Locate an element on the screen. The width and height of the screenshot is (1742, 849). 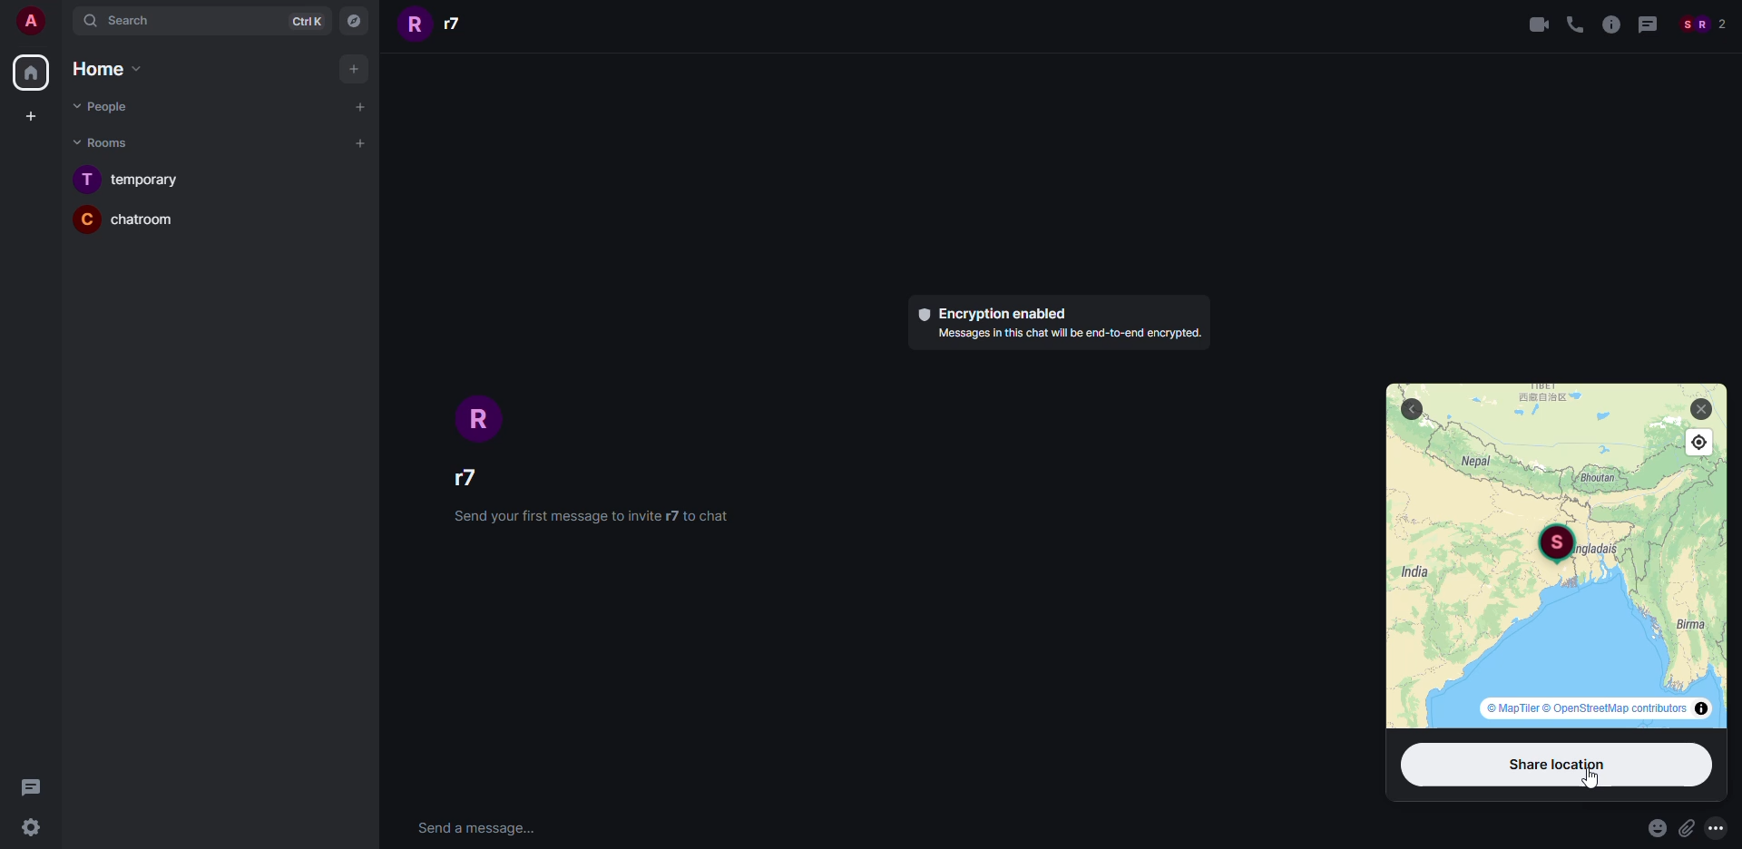
Chatroom is located at coordinates (127, 218).